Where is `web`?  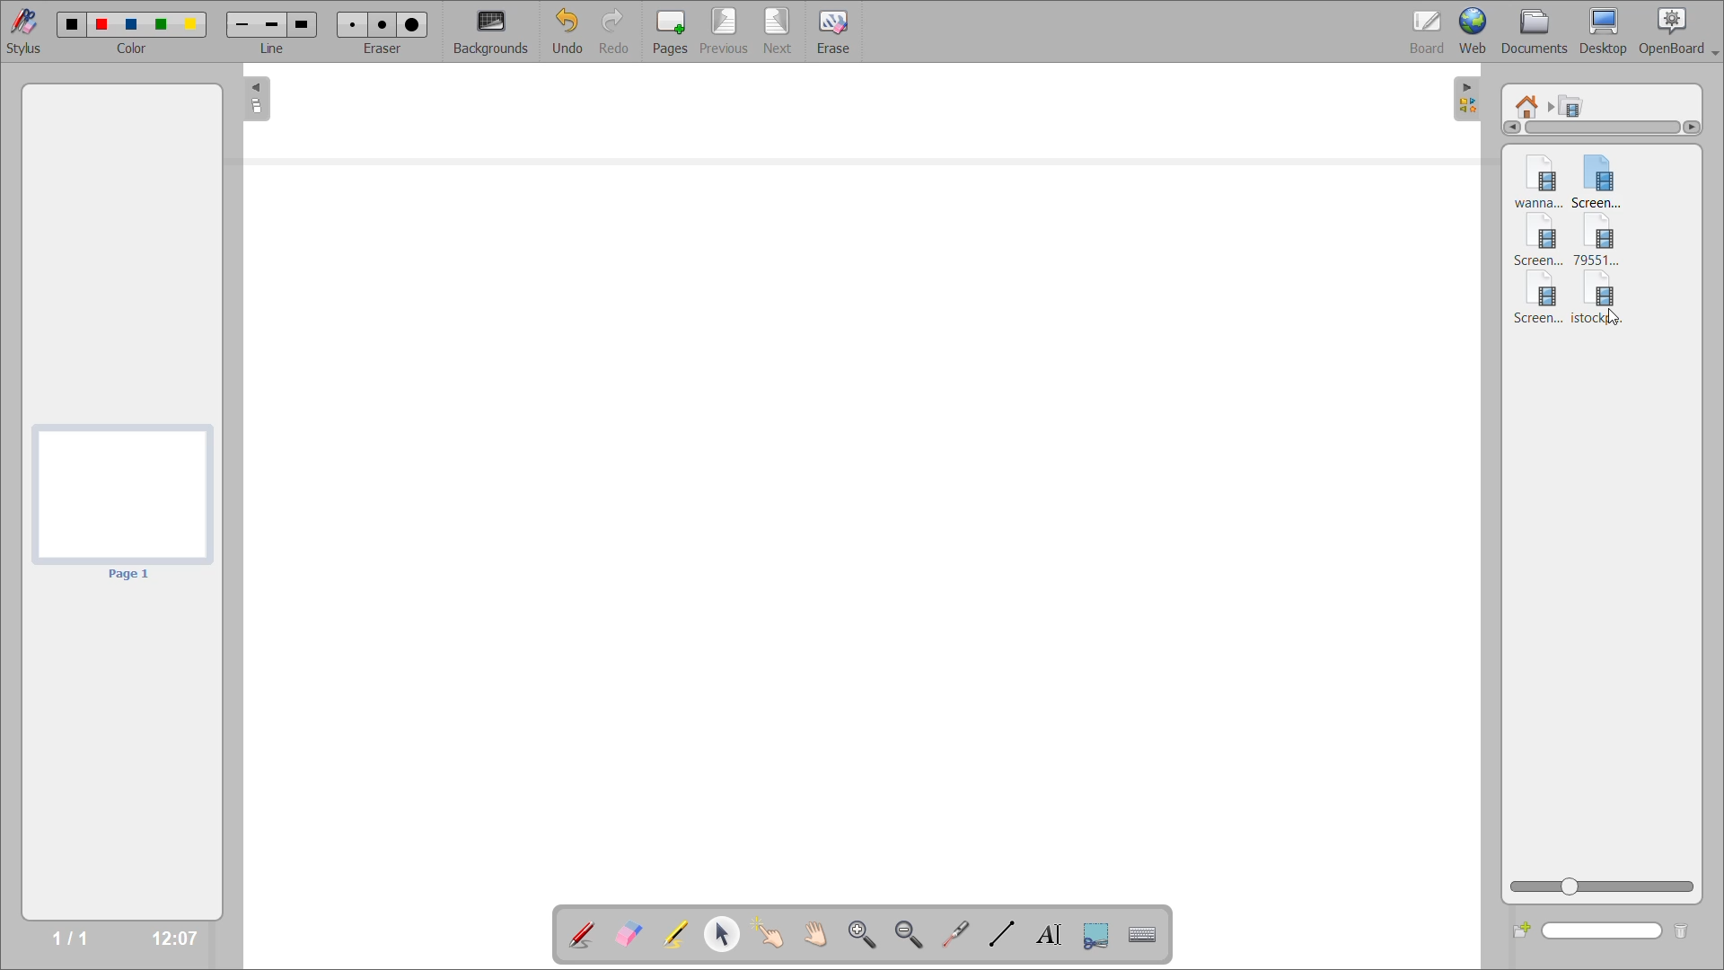
web is located at coordinates (1476, 30).